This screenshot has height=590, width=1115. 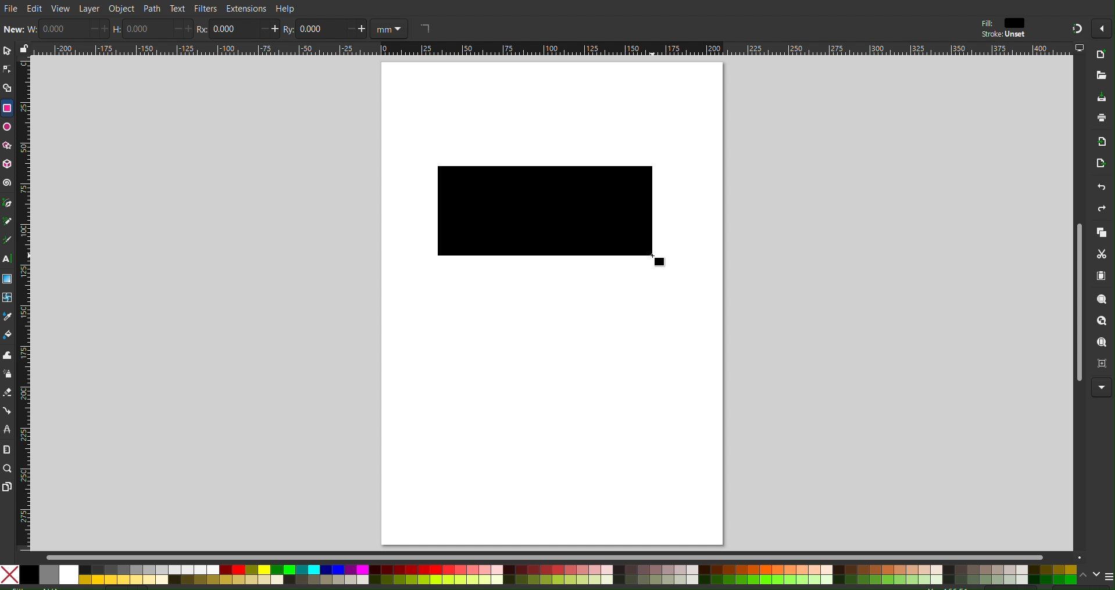 I want to click on Calligraphy Tool, so click(x=7, y=240).